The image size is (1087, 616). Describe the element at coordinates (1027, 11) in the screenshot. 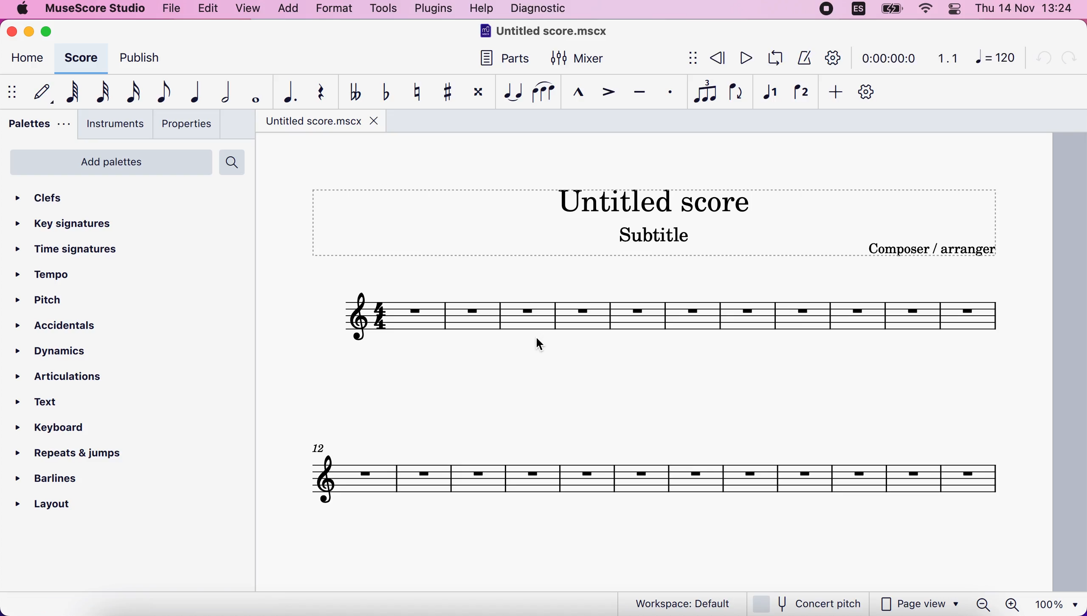

I see `thu 14 nov 13:24` at that location.